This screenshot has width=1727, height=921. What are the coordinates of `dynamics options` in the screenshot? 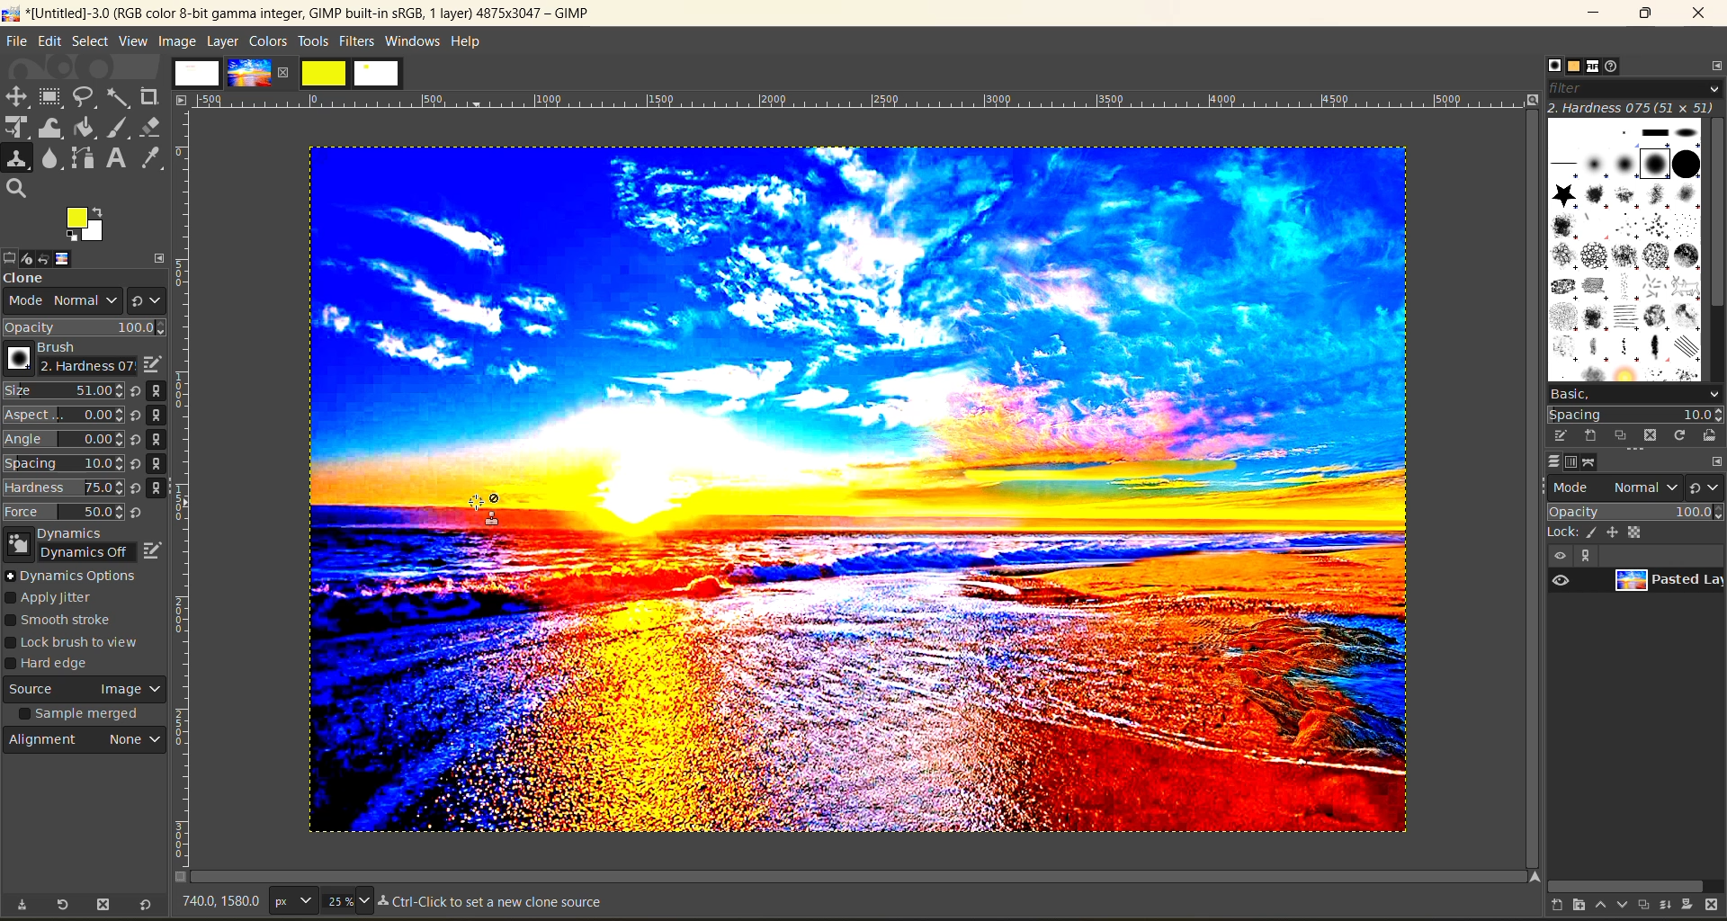 It's located at (76, 576).